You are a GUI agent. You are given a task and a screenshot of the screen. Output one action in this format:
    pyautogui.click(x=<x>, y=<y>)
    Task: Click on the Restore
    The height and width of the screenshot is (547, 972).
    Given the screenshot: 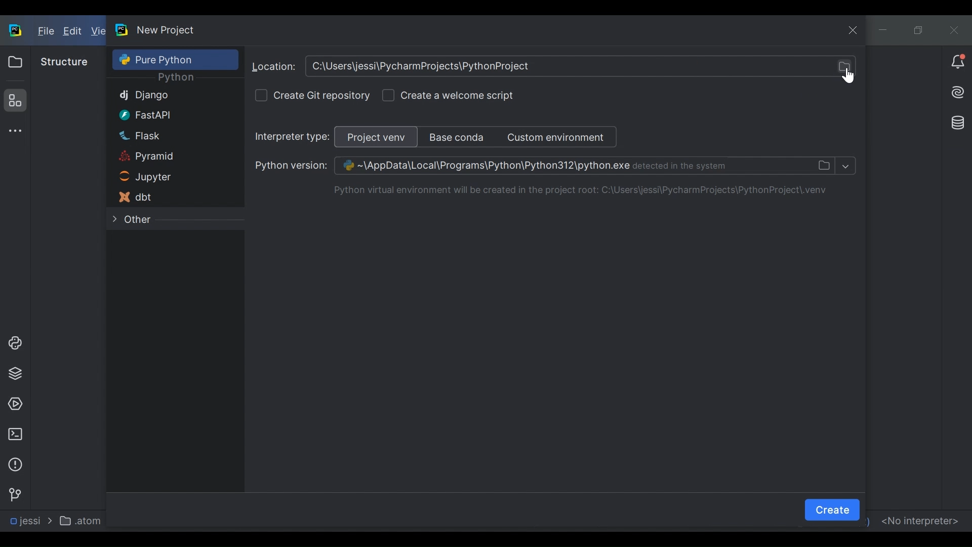 What is the action you would take?
    pyautogui.click(x=919, y=30)
    